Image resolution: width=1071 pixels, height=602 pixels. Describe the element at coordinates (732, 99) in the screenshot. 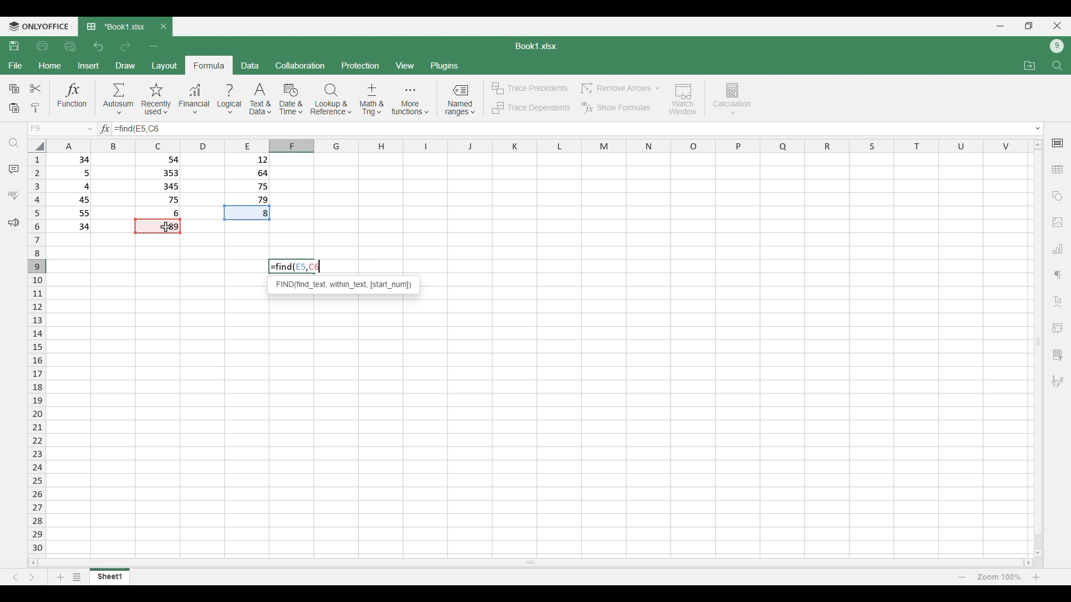

I see `Calculation options` at that location.